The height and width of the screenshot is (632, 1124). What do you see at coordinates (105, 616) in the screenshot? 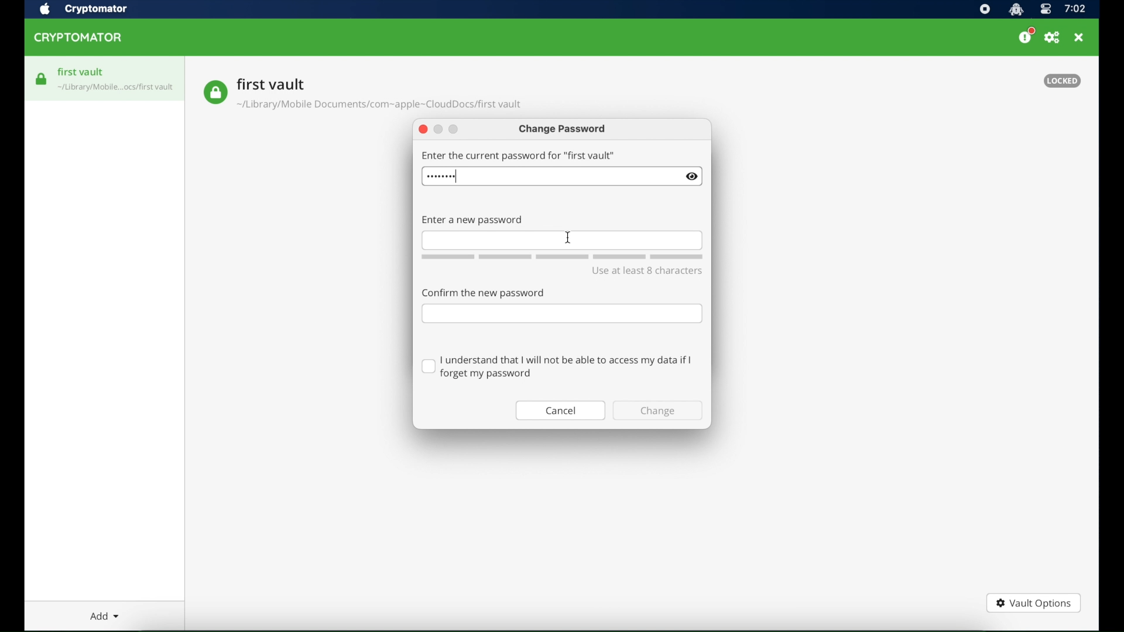
I see `add dropdown` at bounding box center [105, 616].